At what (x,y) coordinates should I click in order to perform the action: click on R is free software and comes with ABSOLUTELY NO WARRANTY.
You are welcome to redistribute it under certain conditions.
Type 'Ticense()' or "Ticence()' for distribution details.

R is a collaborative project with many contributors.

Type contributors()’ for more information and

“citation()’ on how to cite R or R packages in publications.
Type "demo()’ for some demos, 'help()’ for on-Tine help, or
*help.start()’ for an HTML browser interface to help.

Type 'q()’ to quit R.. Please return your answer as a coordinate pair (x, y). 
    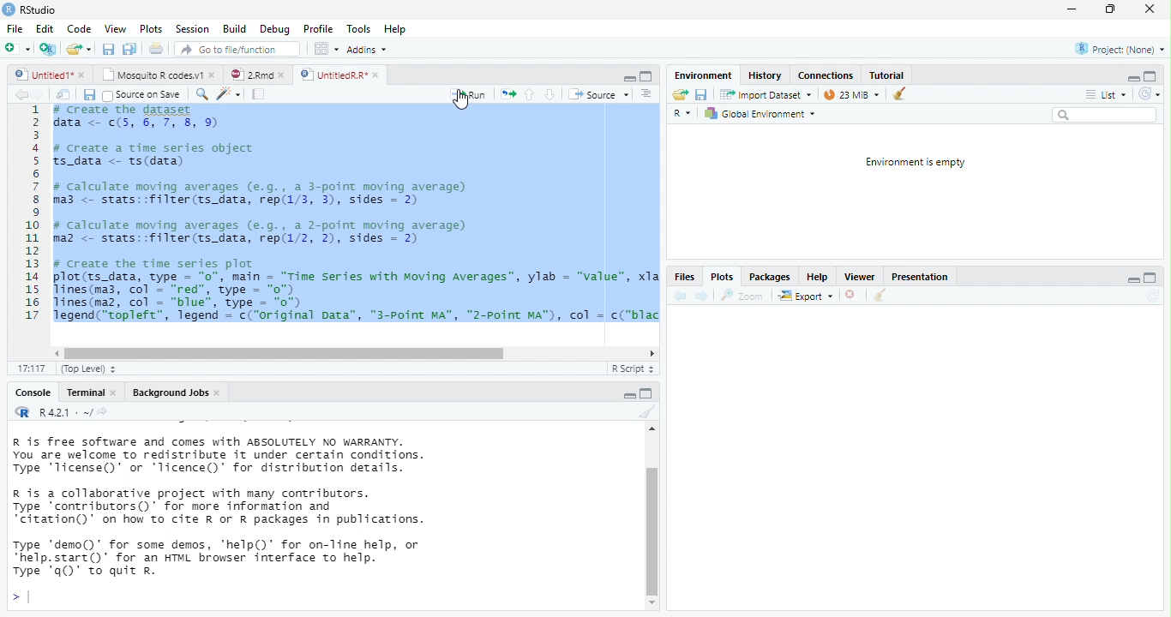
    Looking at the image, I should click on (291, 506).